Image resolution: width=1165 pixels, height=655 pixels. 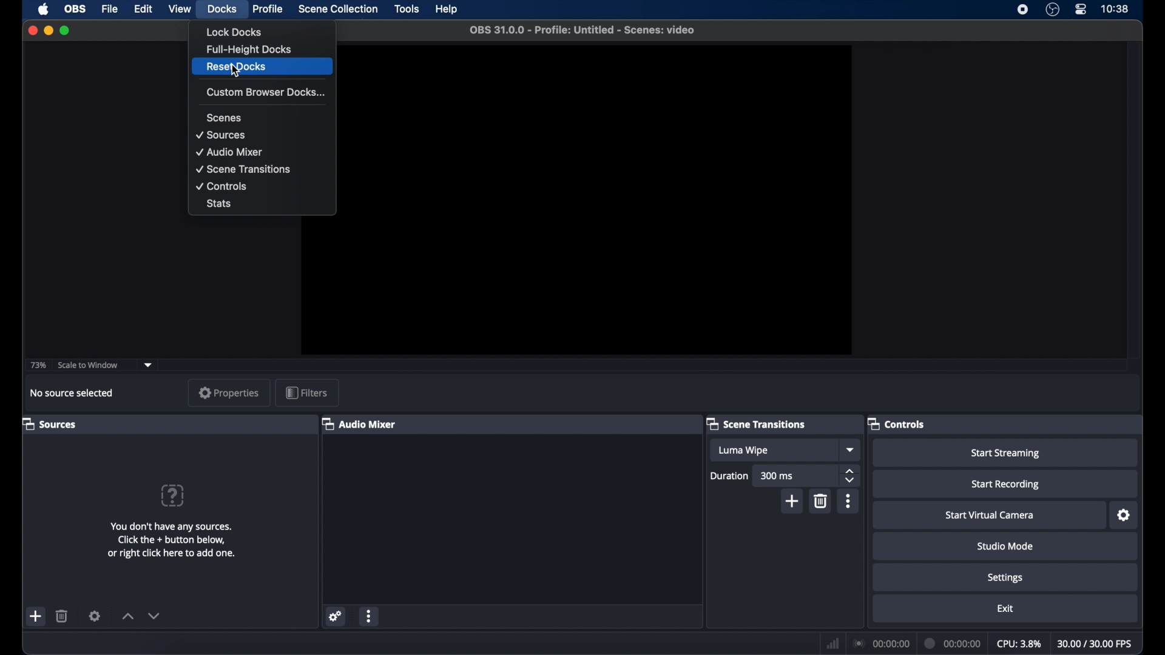 I want to click on stats, so click(x=219, y=204).